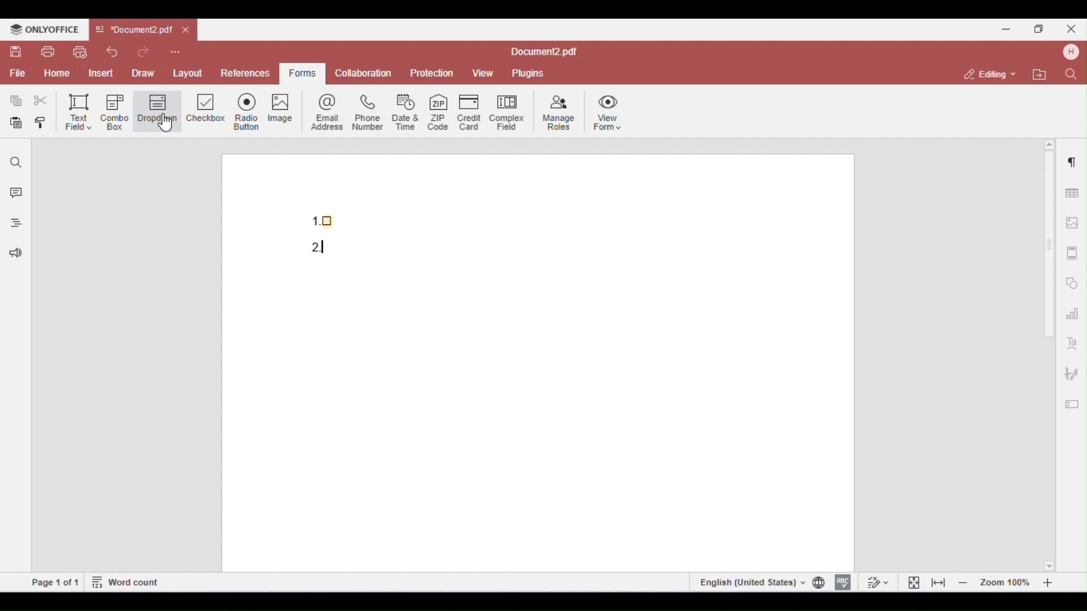 This screenshot has height=611, width=1087. Describe the element at coordinates (16, 162) in the screenshot. I see `find` at that location.